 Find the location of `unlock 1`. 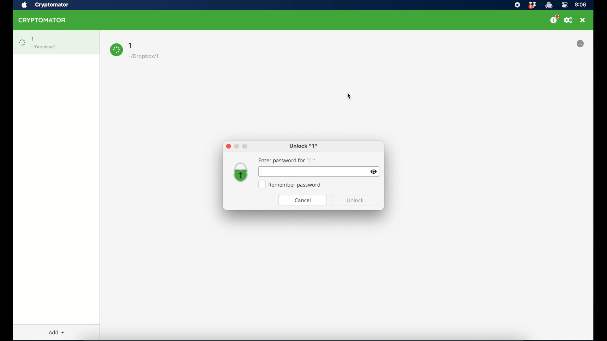

unlock 1 is located at coordinates (303, 146).